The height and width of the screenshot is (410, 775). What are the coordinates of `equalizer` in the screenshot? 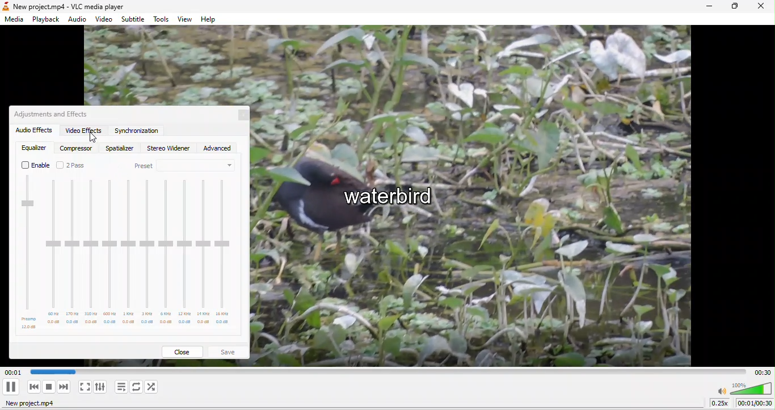 It's located at (34, 149).